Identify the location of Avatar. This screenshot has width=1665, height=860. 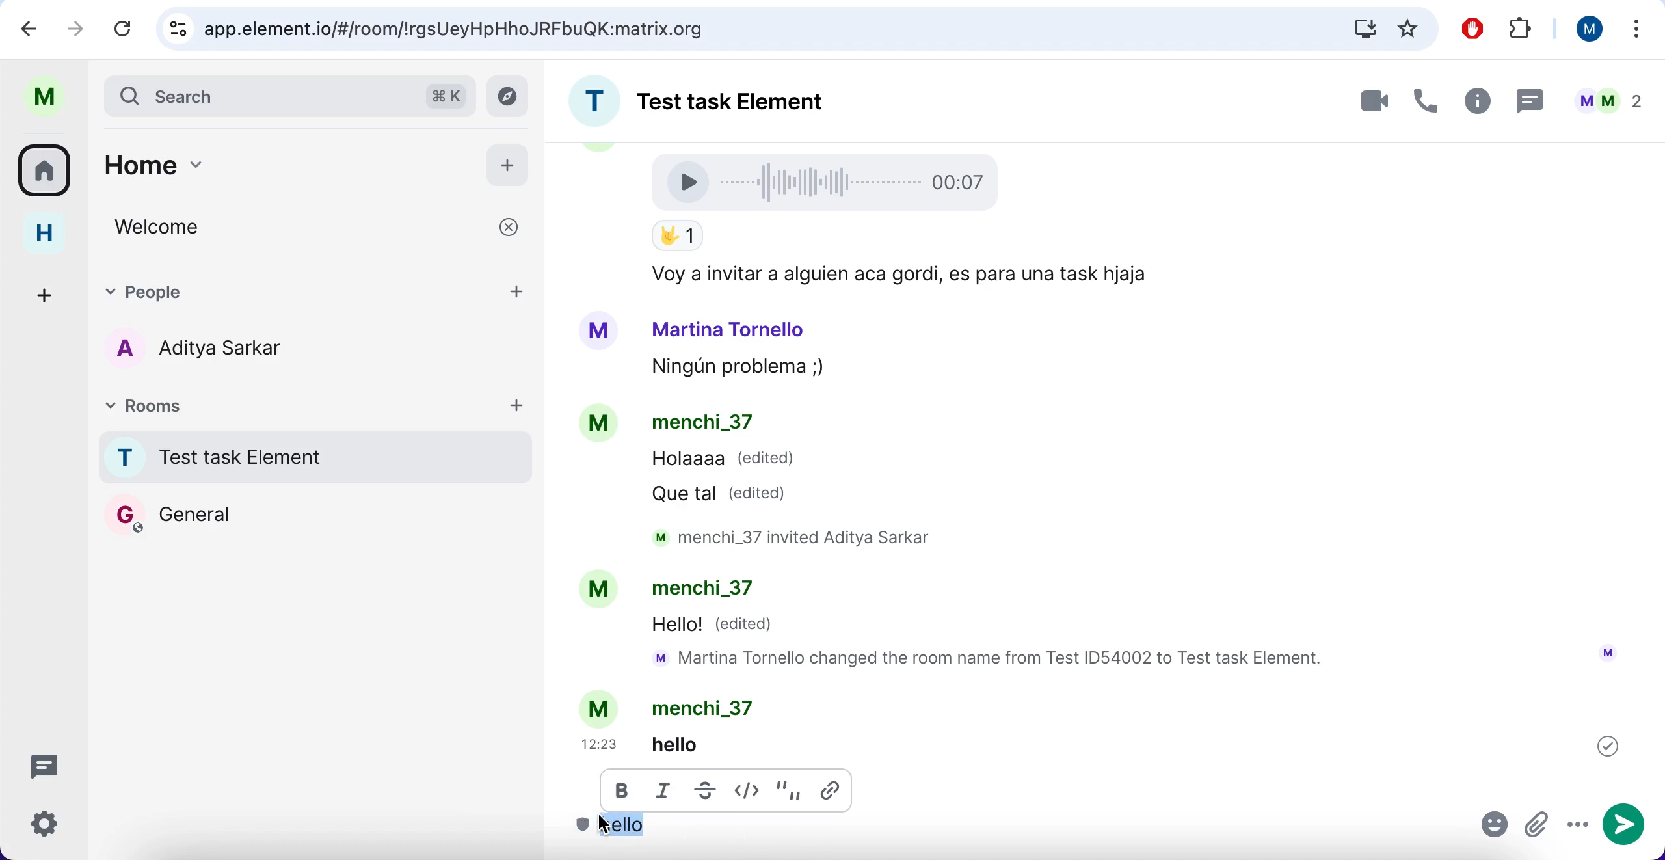
(597, 590).